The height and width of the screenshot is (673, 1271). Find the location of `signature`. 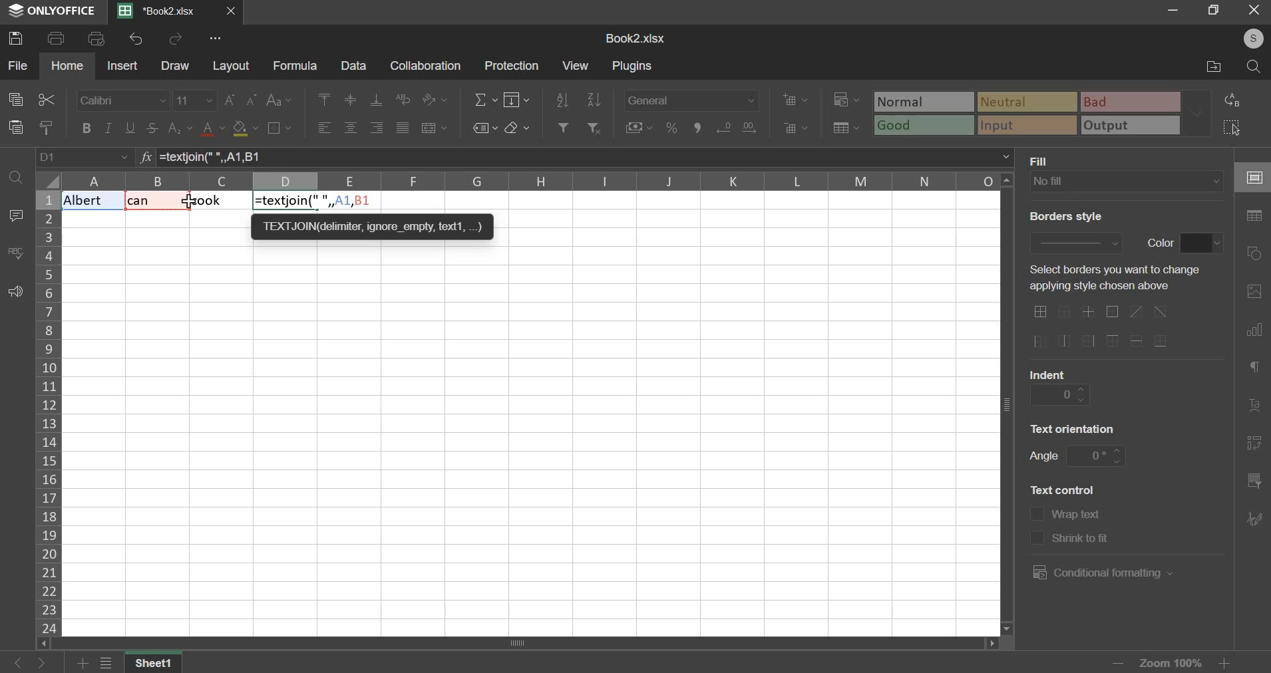

signature is located at coordinates (1254, 518).